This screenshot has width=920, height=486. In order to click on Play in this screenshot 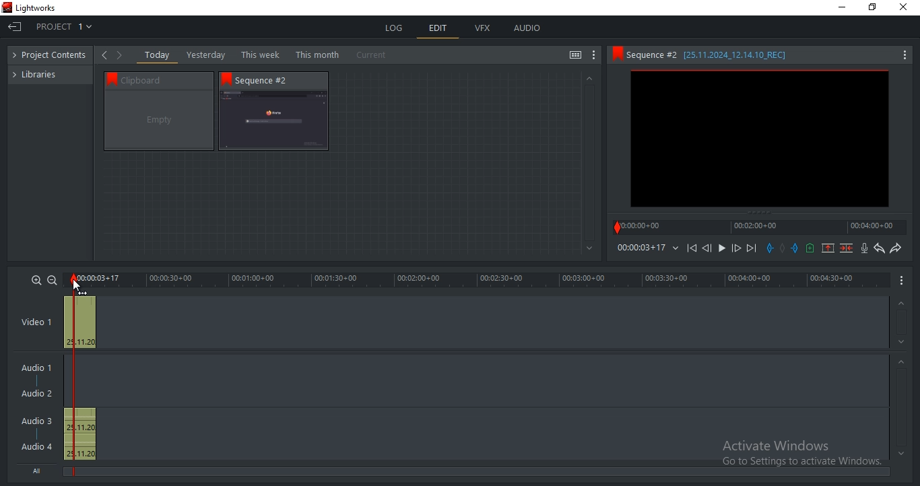, I will do `click(722, 248)`.